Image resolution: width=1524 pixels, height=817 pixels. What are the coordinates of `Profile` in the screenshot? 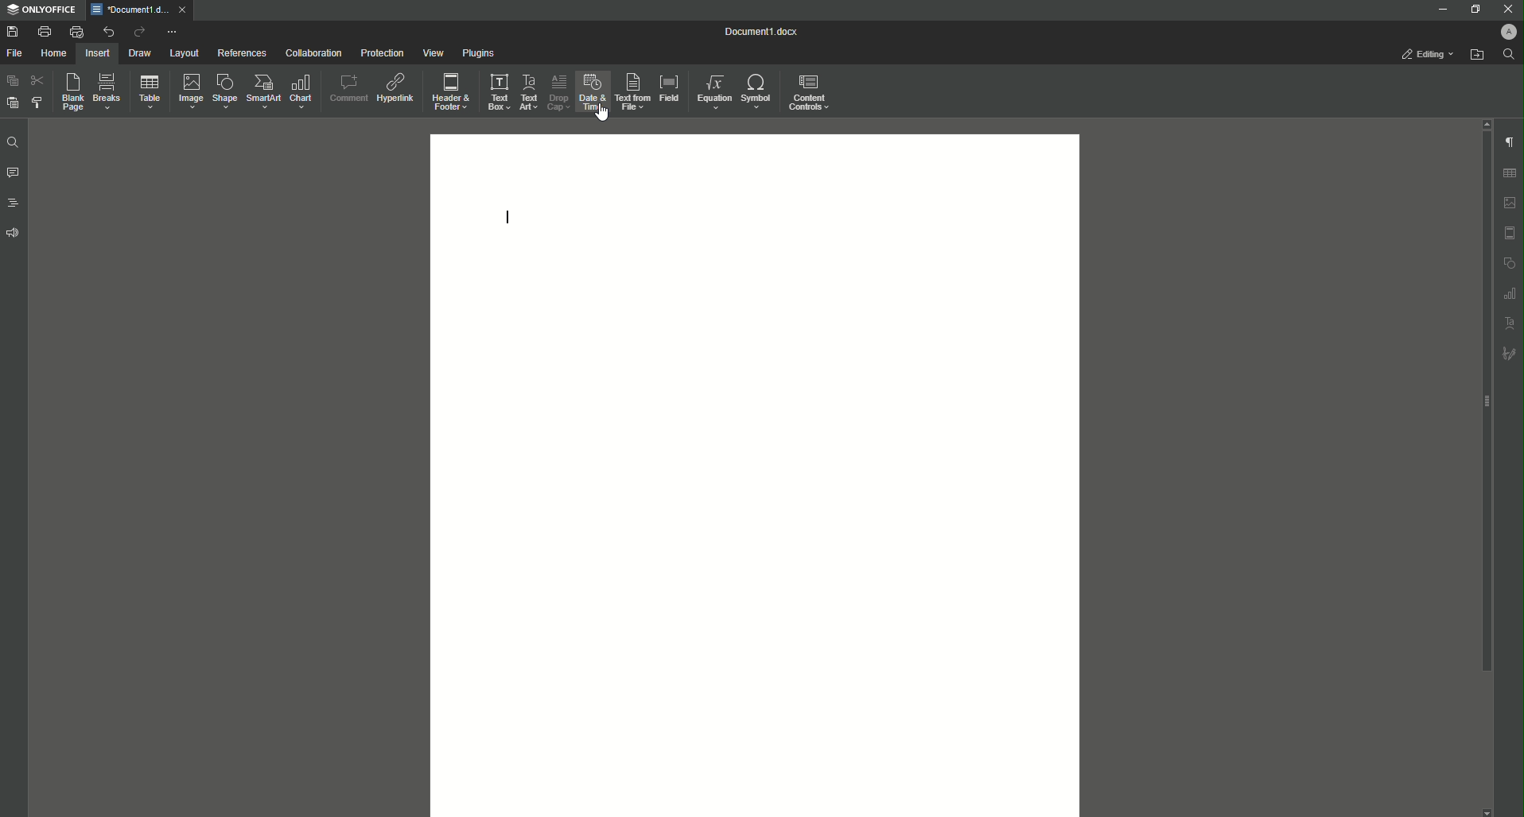 It's located at (1507, 31).